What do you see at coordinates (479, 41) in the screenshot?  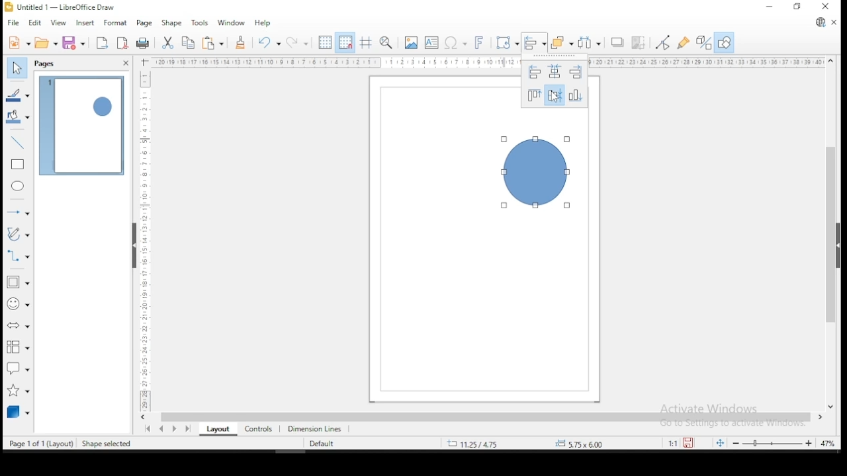 I see `insert fontwork text` at bounding box center [479, 41].